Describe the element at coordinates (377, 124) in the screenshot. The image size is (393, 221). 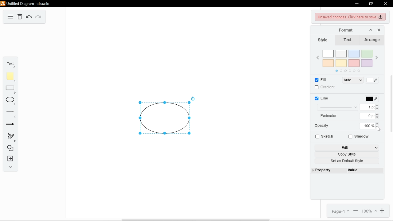
I see `Increase opactiy` at that location.